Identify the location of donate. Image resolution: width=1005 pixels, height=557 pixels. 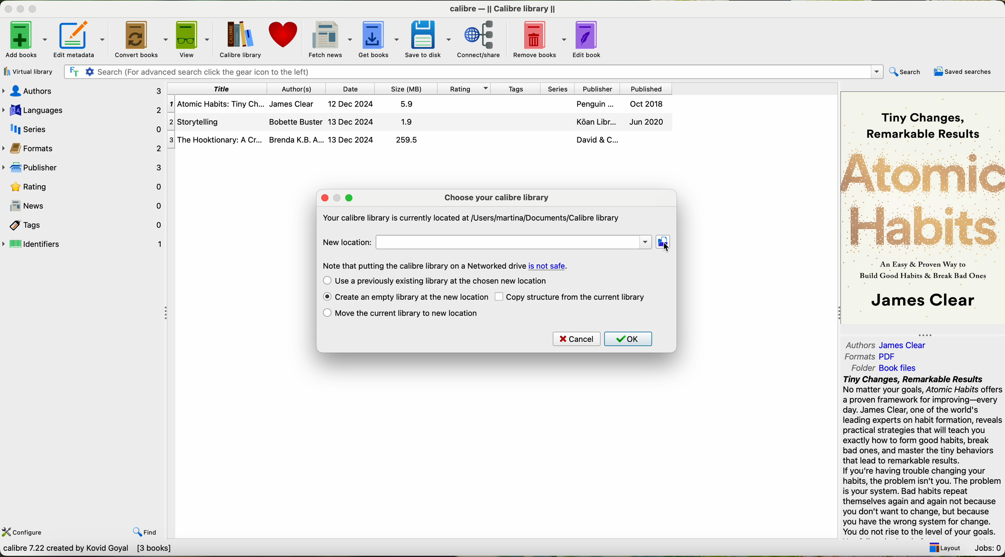
(284, 38).